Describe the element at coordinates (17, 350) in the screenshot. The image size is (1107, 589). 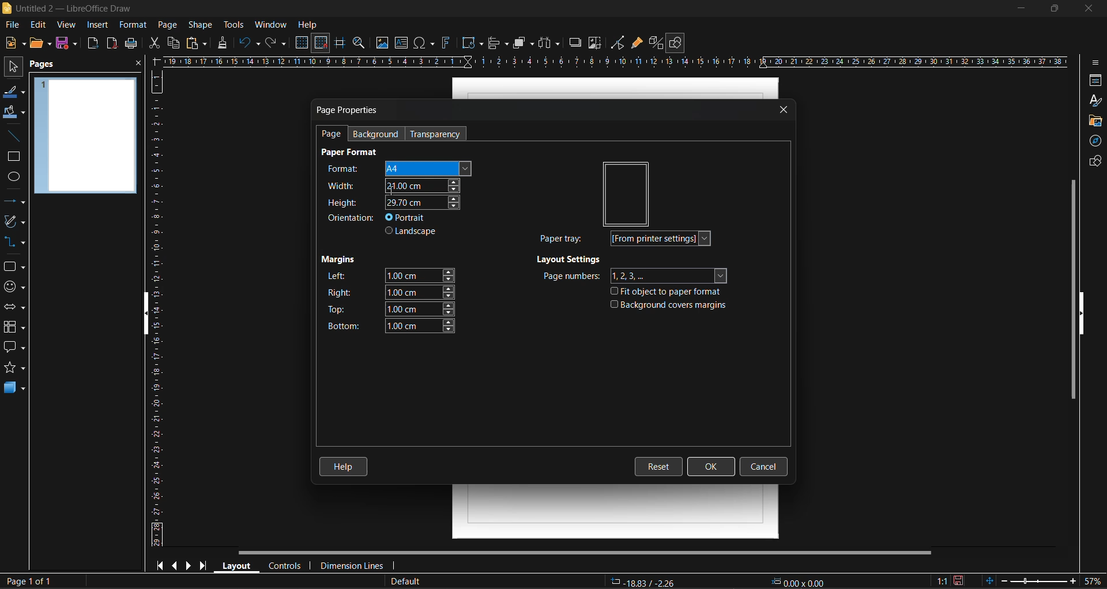
I see `callout shapes` at that location.